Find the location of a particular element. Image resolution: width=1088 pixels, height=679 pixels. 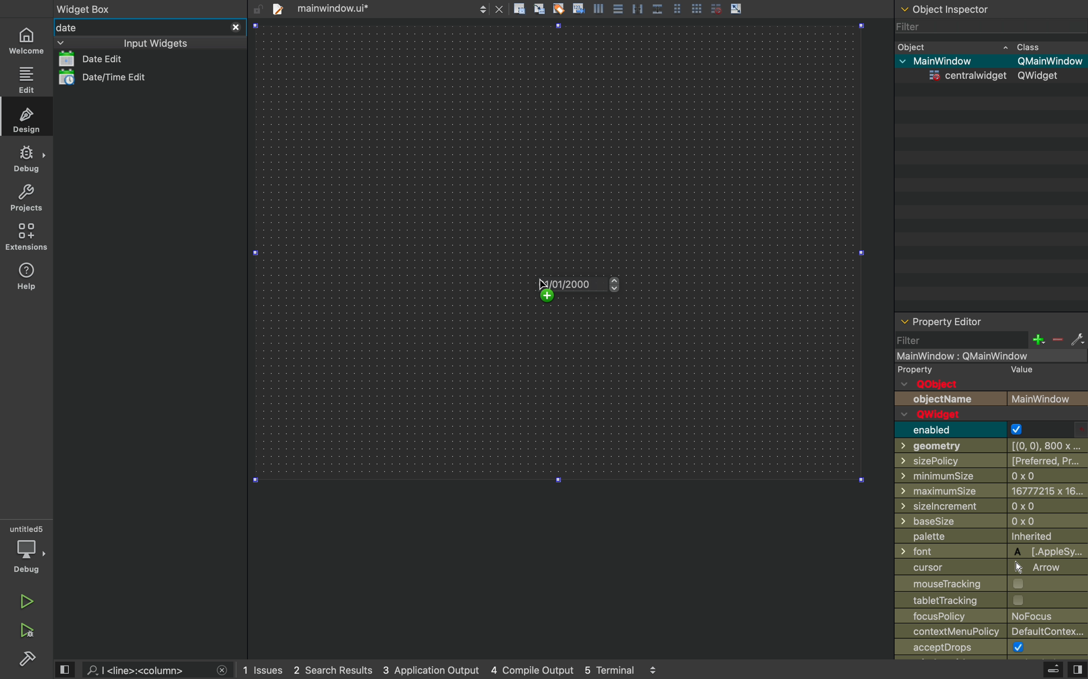

align to grid is located at coordinates (540, 9).